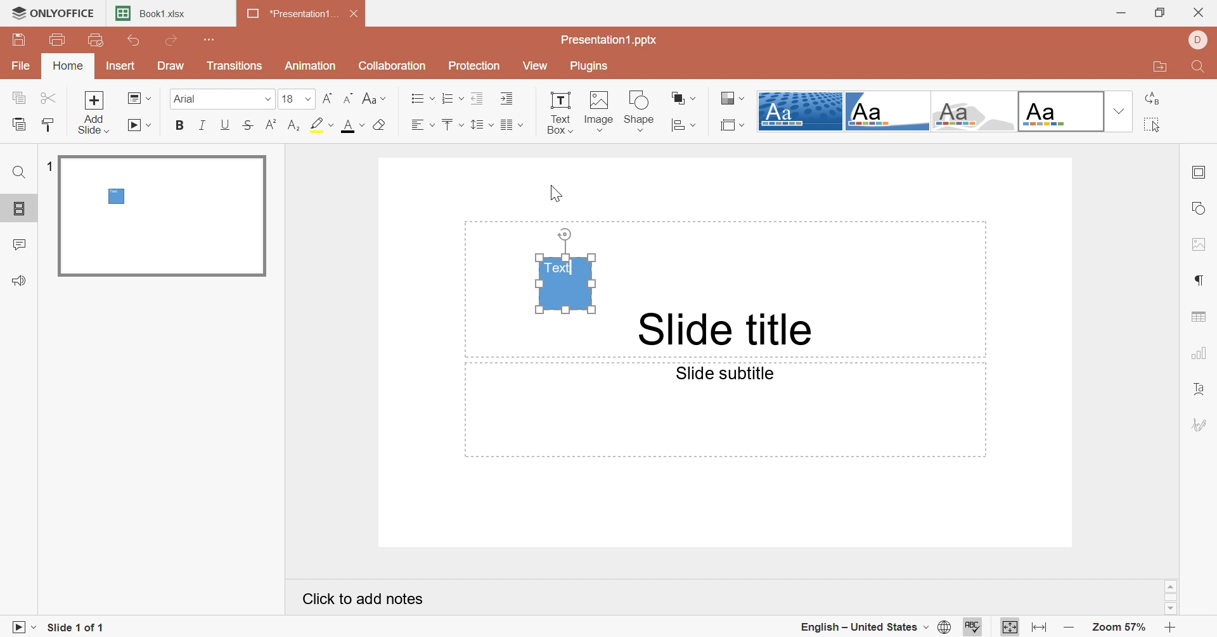 This screenshot has height=637, width=1217. What do you see at coordinates (287, 15) in the screenshot?
I see `*Presentation1...` at bounding box center [287, 15].